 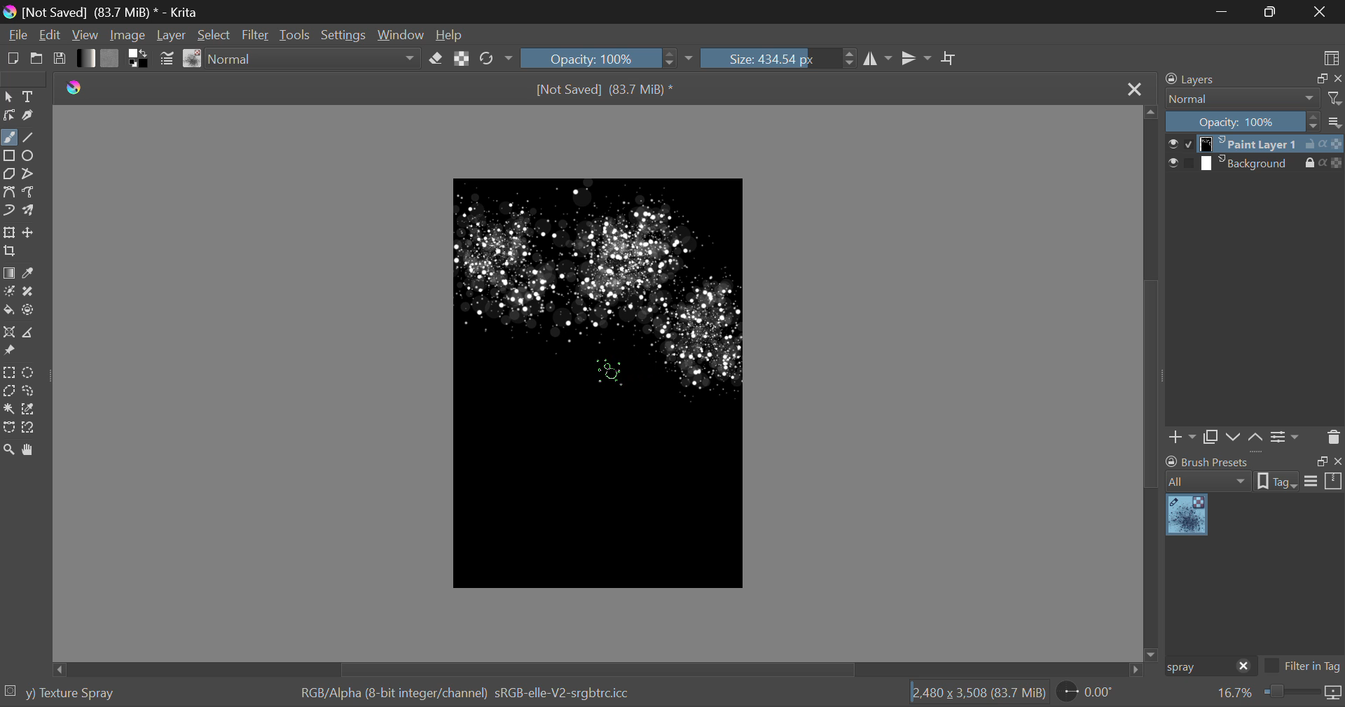 I want to click on Select, so click(x=214, y=34).